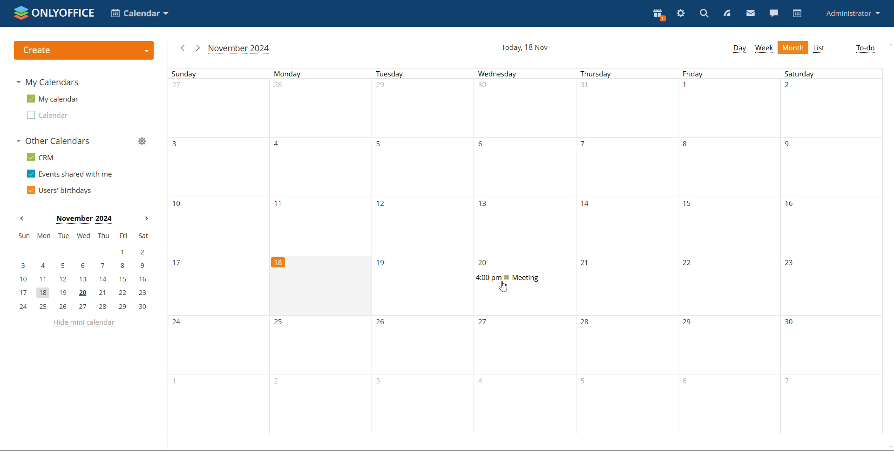 The image size is (894, 451). I want to click on other calendars, so click(53, 141).